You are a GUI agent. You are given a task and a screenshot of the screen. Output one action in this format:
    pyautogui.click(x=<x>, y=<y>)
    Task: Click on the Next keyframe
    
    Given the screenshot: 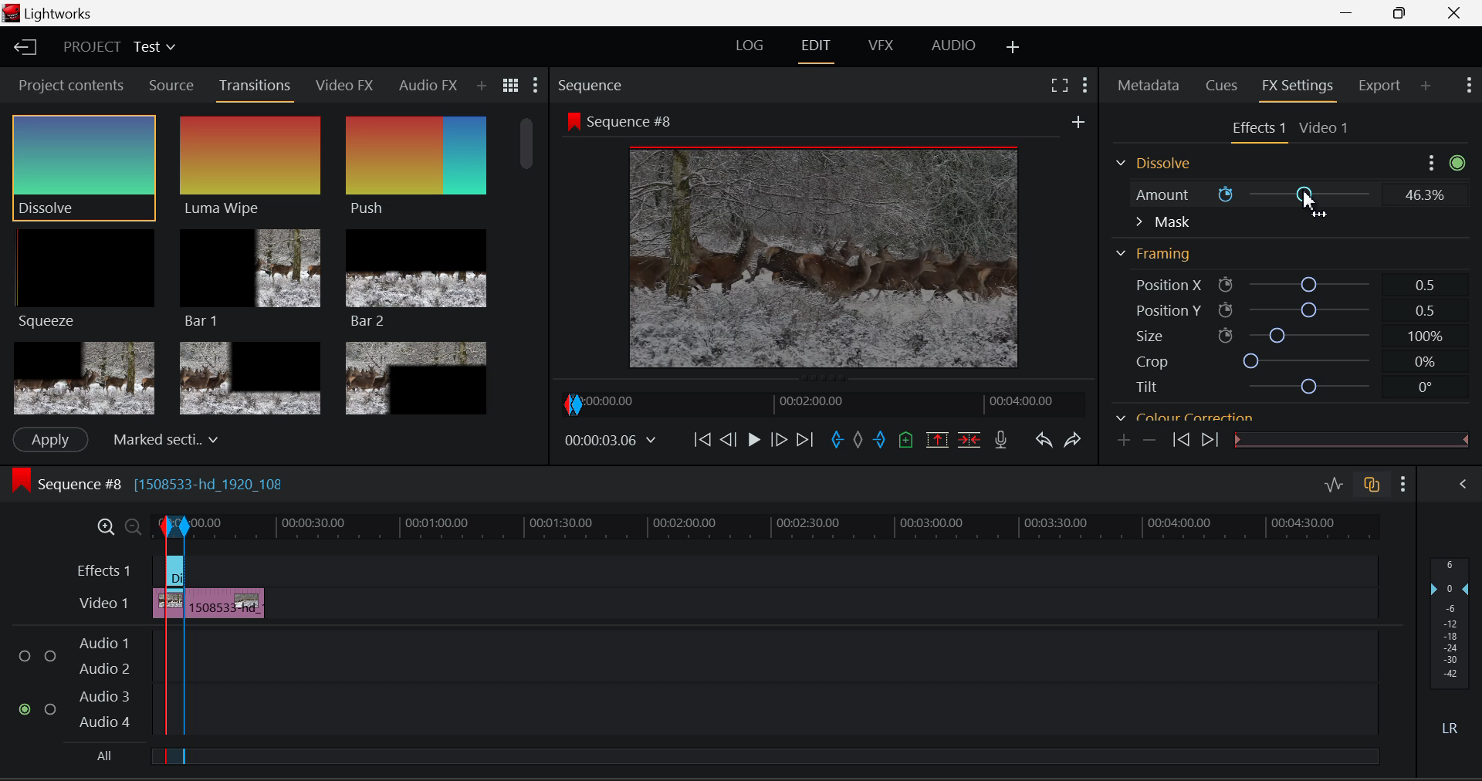 What is the action you would take?
    pyautogui.click(x=1208, y=441)
    